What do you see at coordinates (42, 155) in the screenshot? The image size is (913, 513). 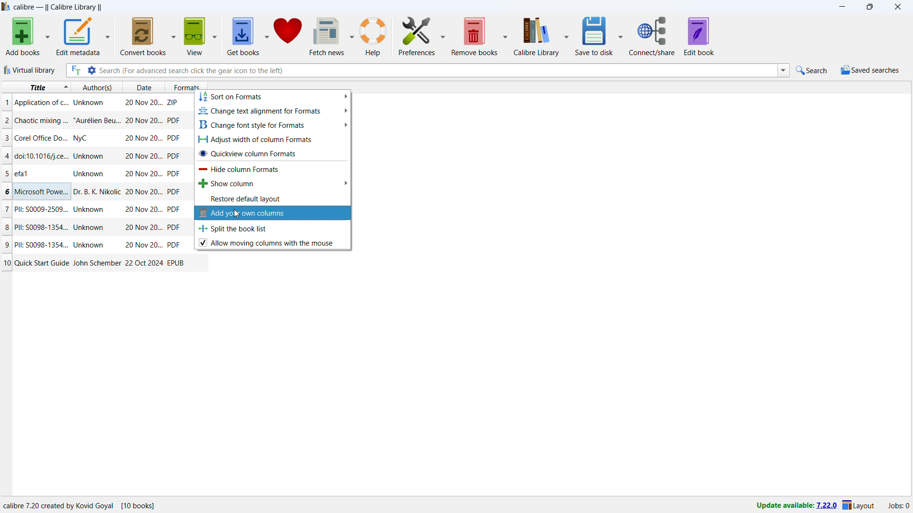 I see `title` at bounding box center [42, 155].